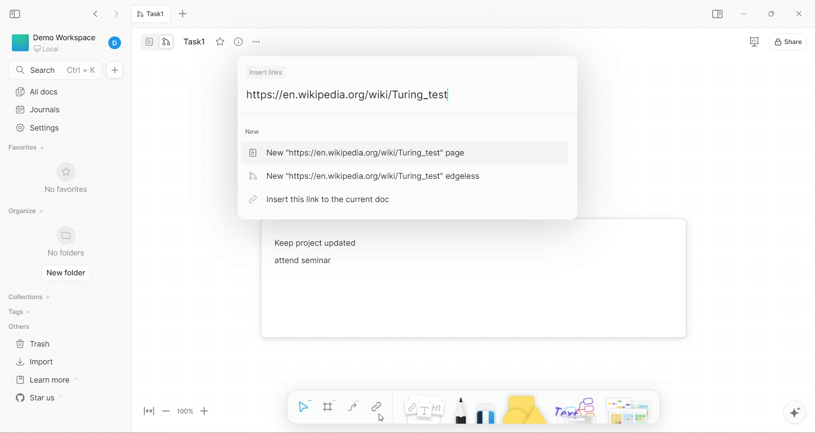 This screenshot has height=433, width=815. Describe the element at coordinates (219, 42) in the screenshot. I see `favorite` at that location.